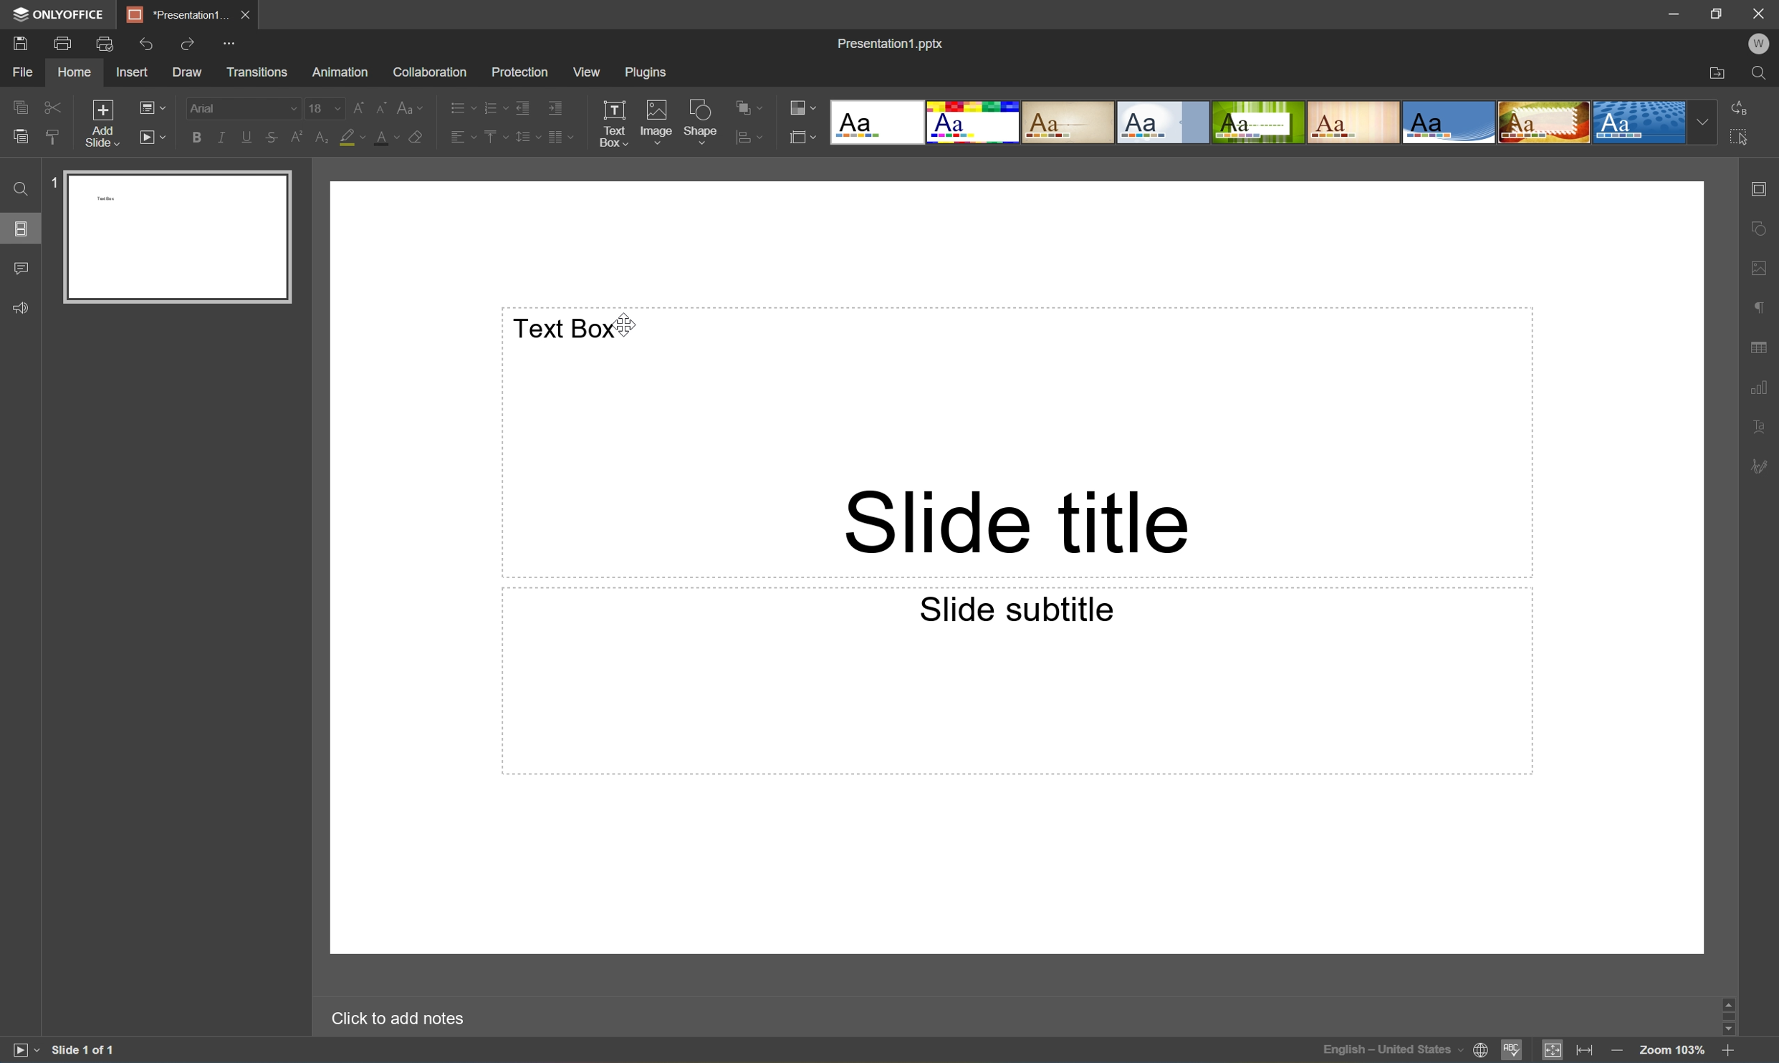 The width and height of the screenshot is (1779, 1063). Describe the element at coordinates (1763, 74) in the screenshot. I see `Find` at that location.